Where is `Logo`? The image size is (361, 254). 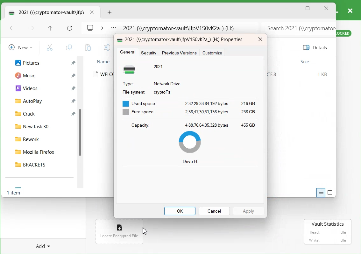
Logo is located at coordinates (90, 27).